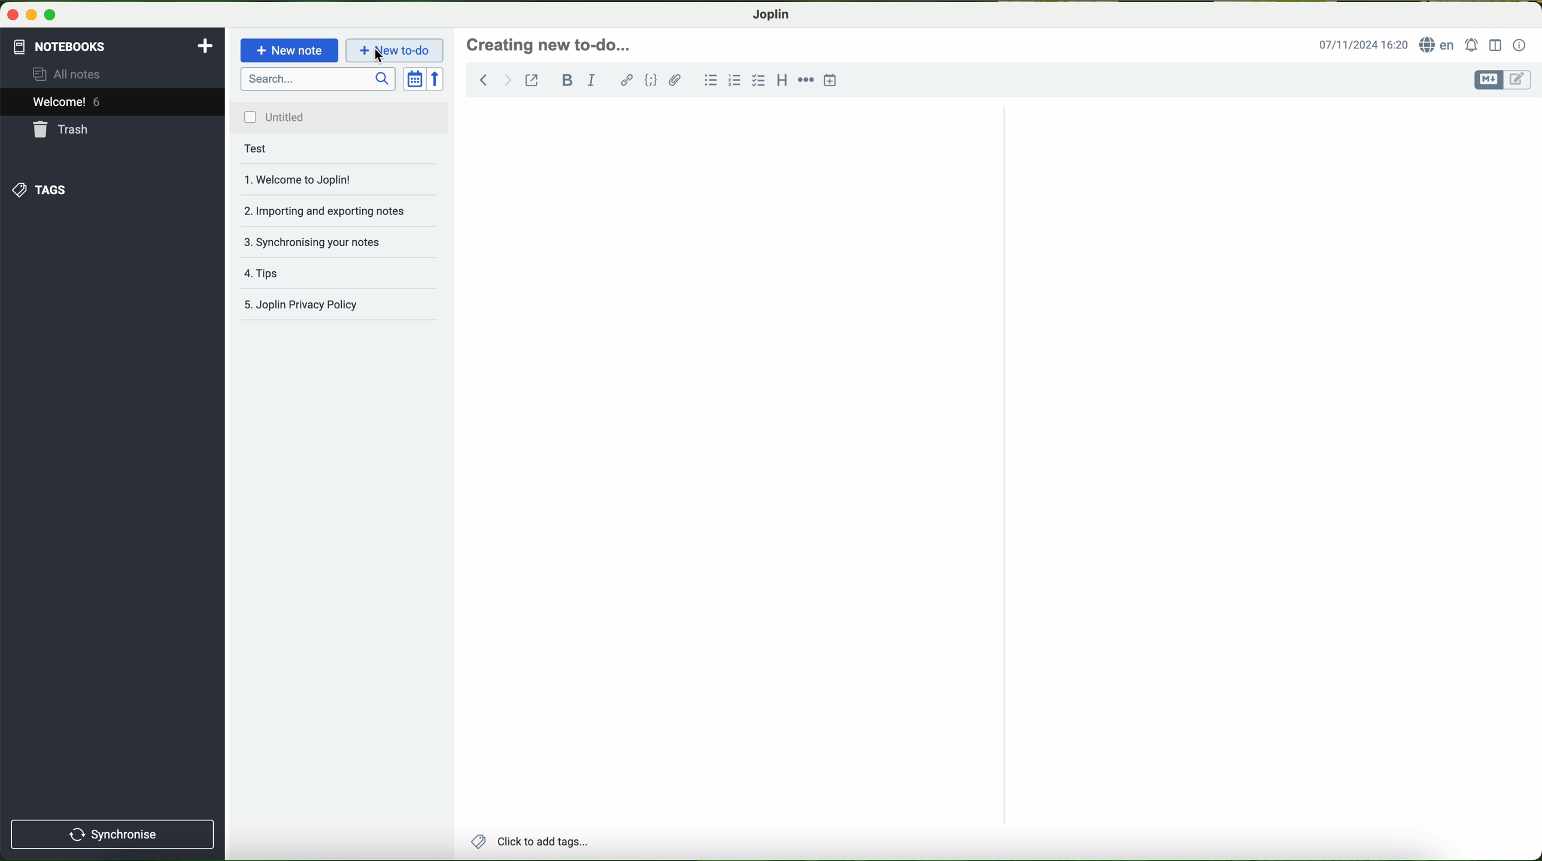 The height and width of the screenshot is (861, 1542). What do you see at coordinates (593, 81) in the screenshot?
I see `italic` at bounding box center [593, 81].